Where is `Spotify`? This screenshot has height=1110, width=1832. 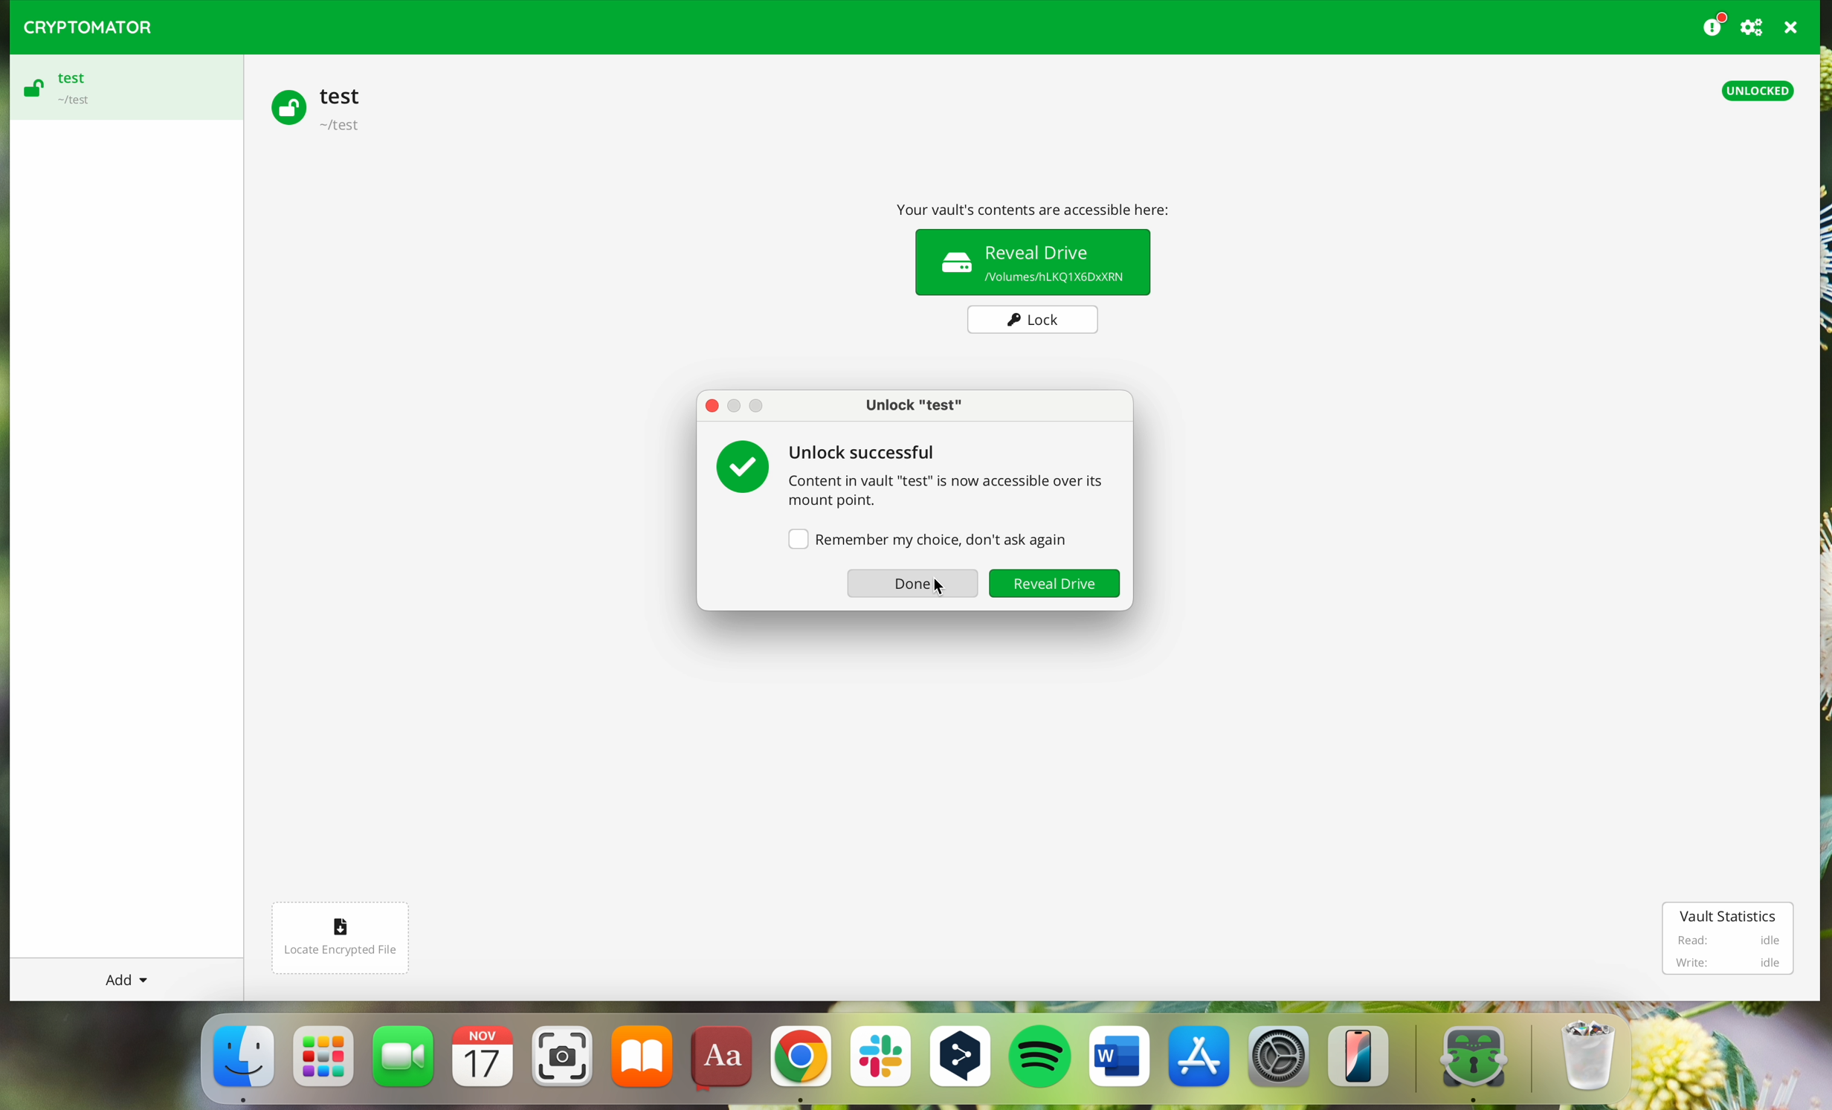 Spotify is located at coordinates (1042, 1059).